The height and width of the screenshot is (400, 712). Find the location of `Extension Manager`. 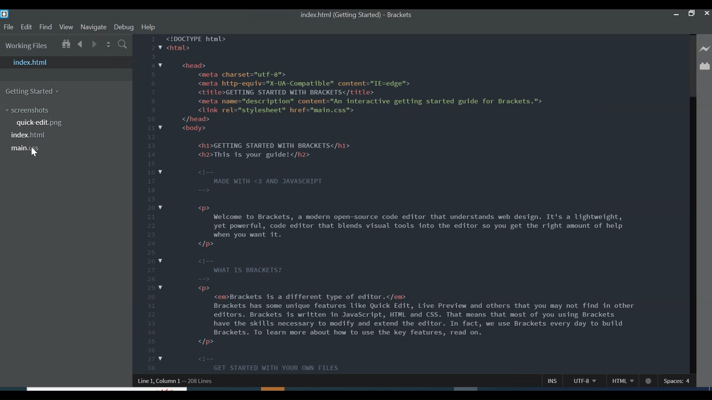

Extension Manager is located at coordinates (704, 66).